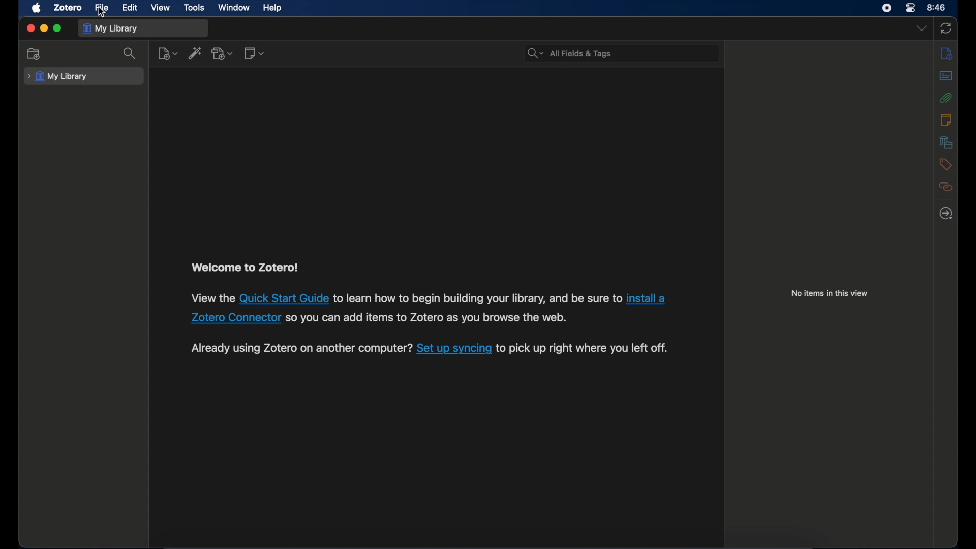 Image resolution: width=976 pixels, height=549 pixels. I want to click on new item, so click(168, 53).